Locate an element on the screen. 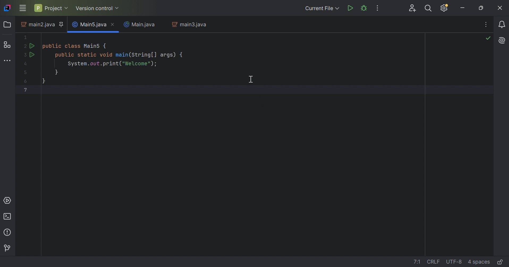  Run is located at coordinates (350, 8).